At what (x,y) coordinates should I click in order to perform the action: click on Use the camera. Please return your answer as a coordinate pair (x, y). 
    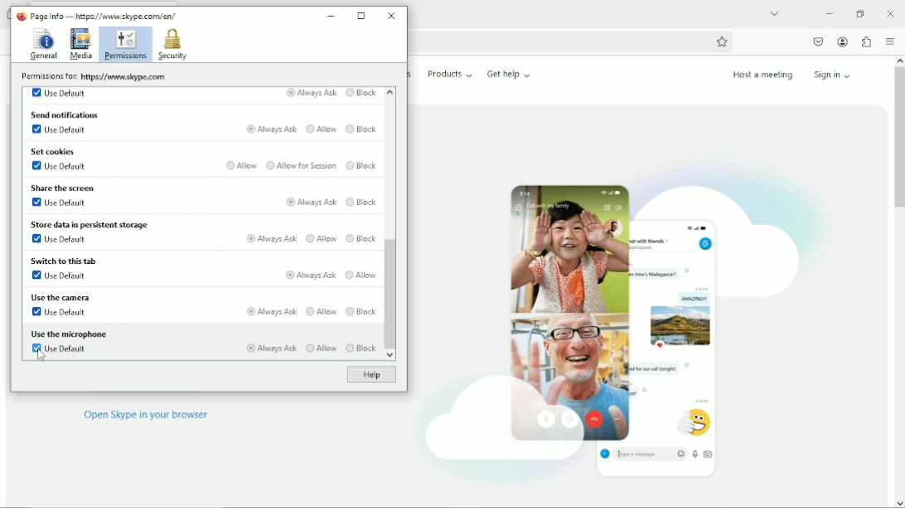
    Looking at the image, I should click on (59, 297).